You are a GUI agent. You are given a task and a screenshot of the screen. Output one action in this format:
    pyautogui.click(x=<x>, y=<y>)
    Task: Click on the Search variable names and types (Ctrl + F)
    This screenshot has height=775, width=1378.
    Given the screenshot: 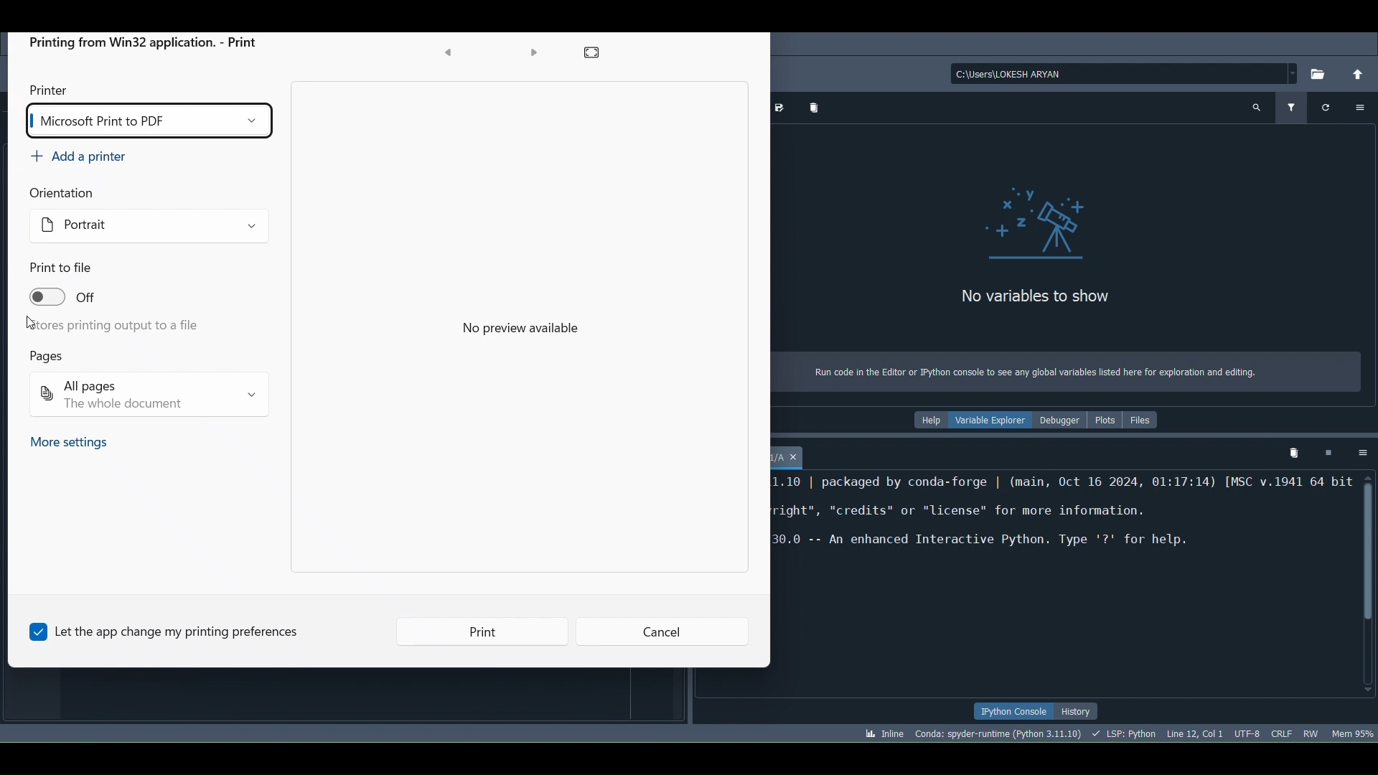 What is the action you would take?
    pyautogui.click(x=1257, y=108)
    